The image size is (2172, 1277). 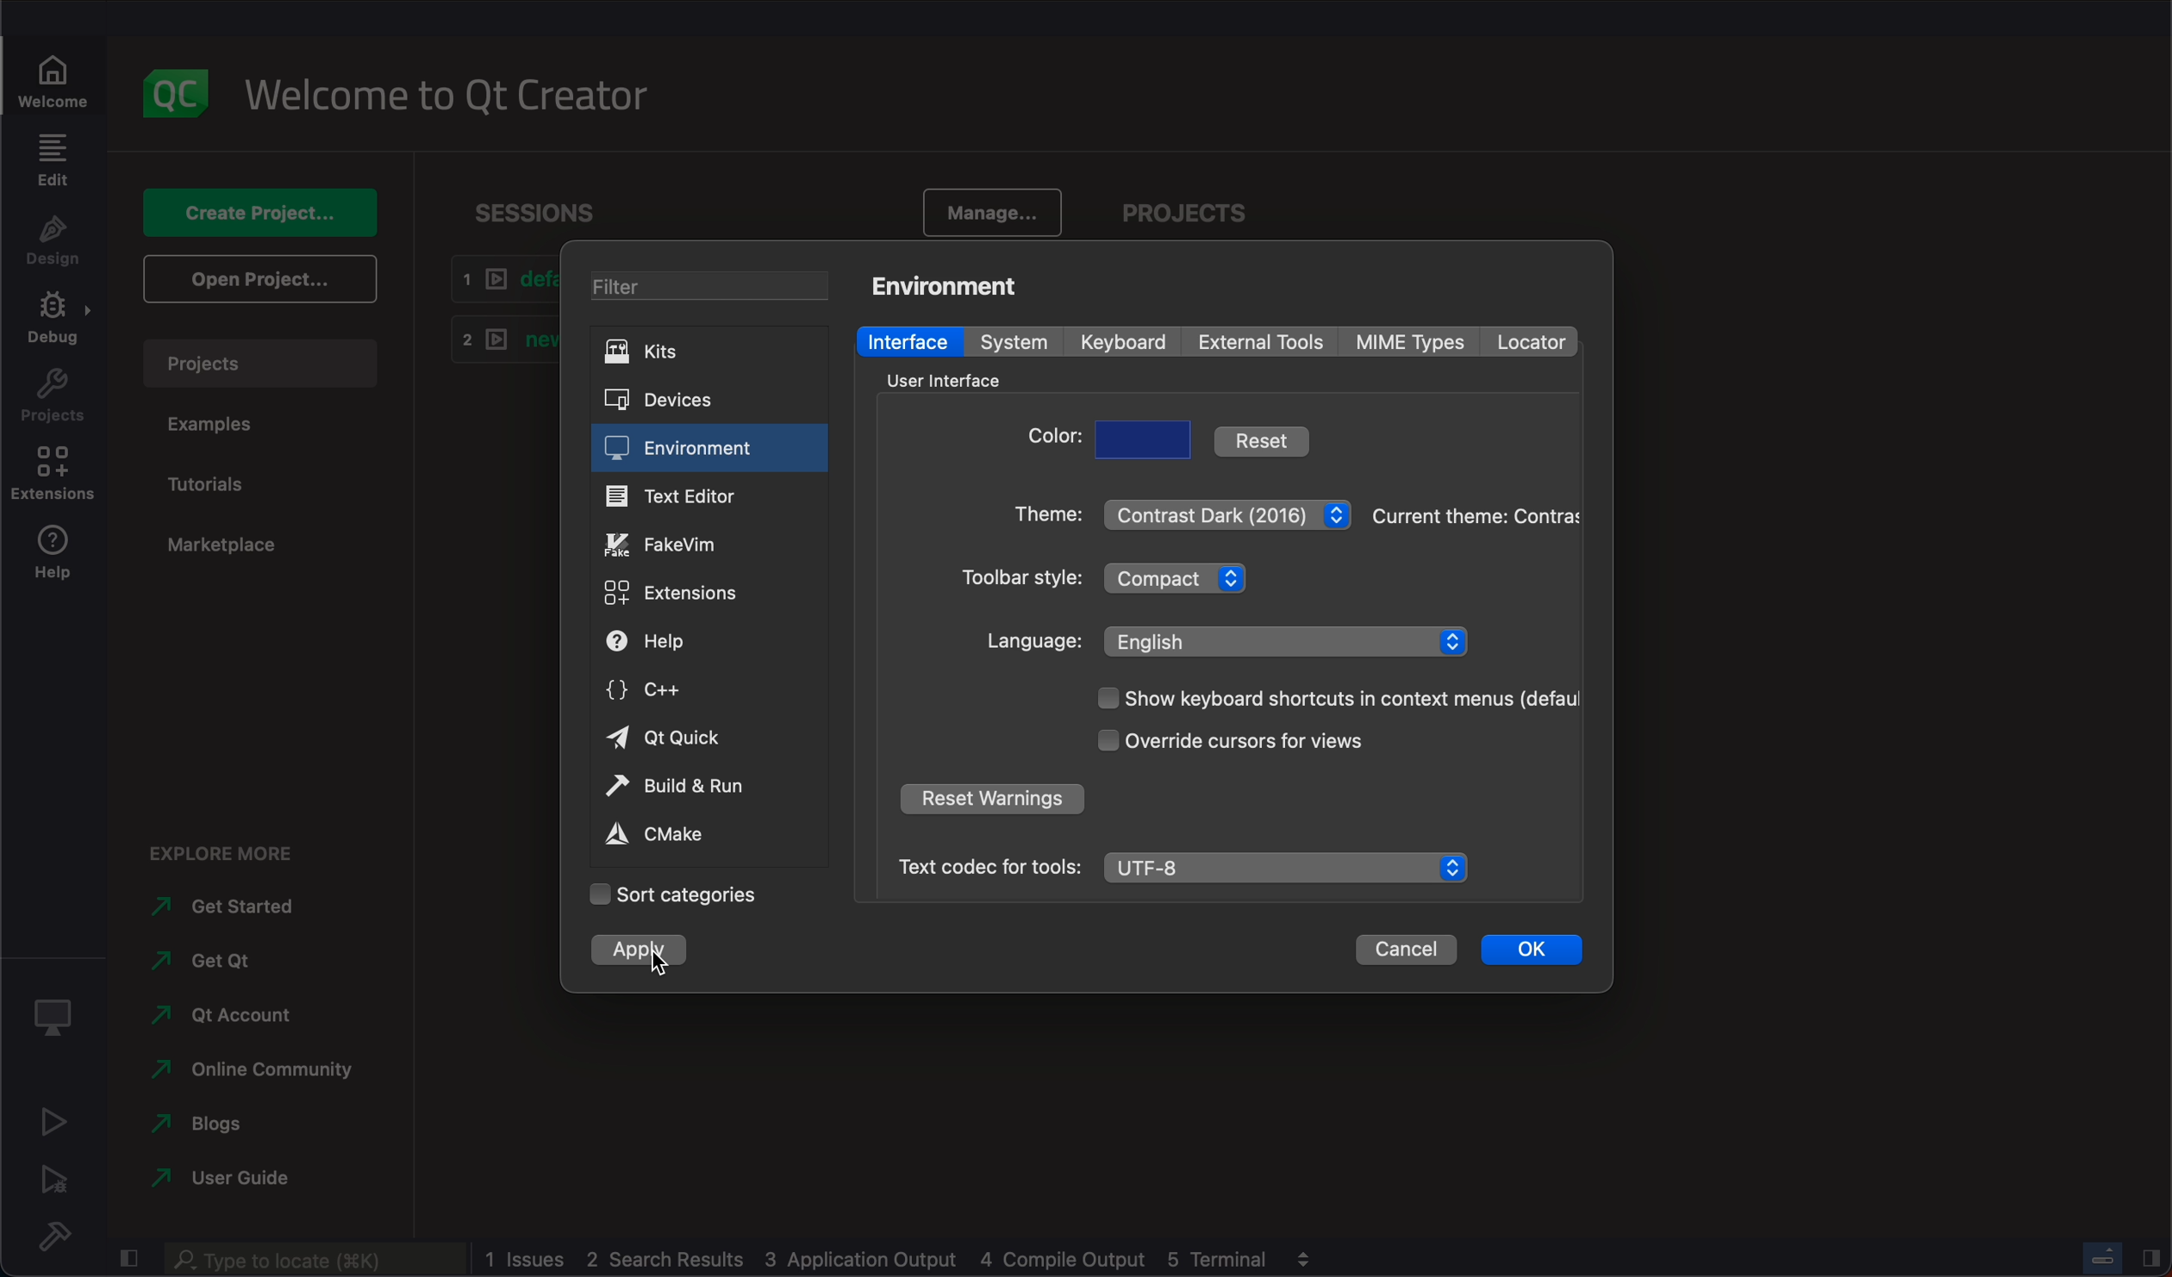 I want to click on projects, so click(x=257, y=363).